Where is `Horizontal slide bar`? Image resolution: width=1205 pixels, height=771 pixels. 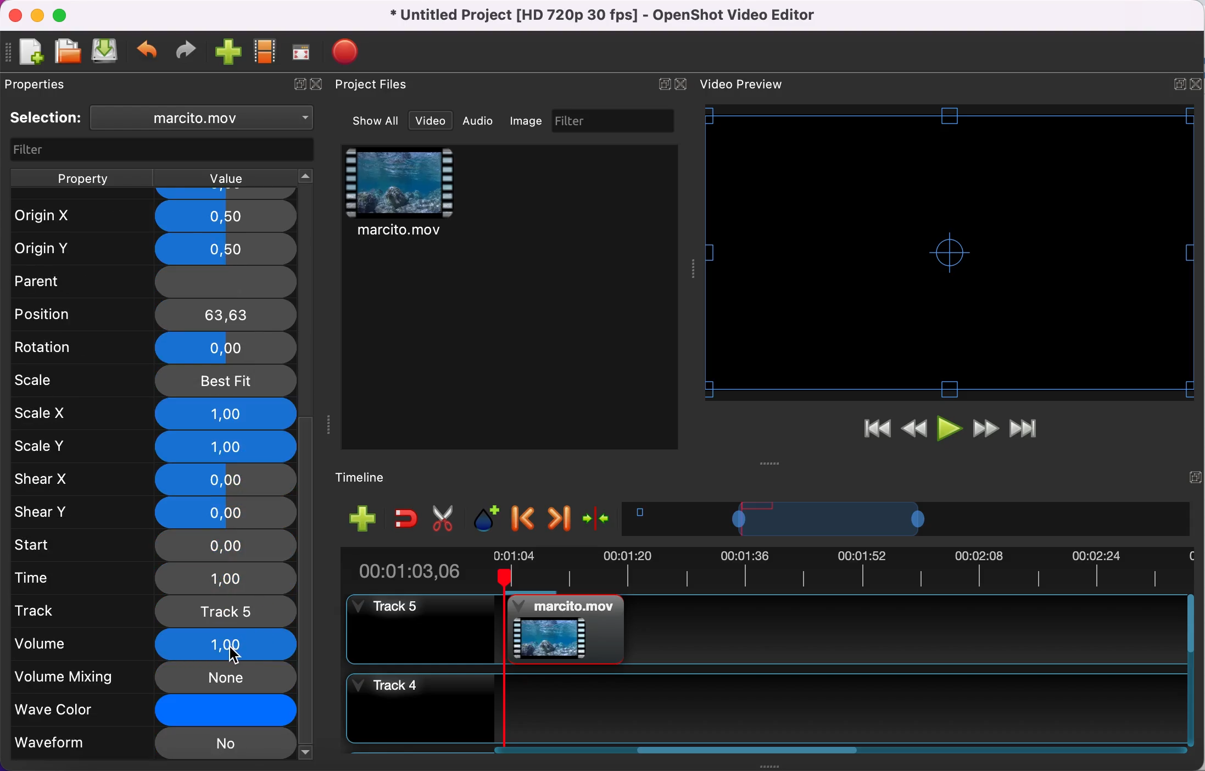 Horizontal slide bar is located at coordinates (749, 750).